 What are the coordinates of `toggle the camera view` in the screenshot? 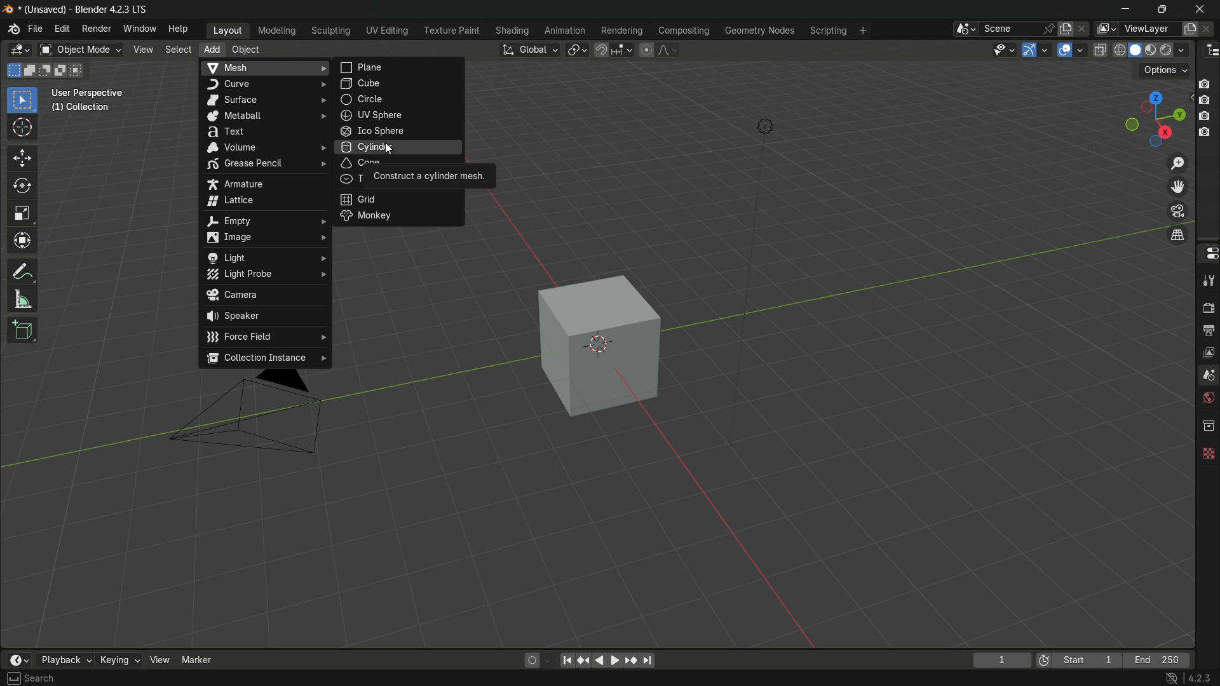 It's located at (1177, 211).